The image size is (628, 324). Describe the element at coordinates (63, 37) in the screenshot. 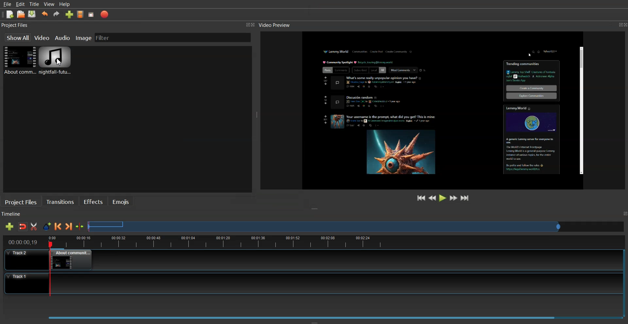

I see `Audio` at that location.